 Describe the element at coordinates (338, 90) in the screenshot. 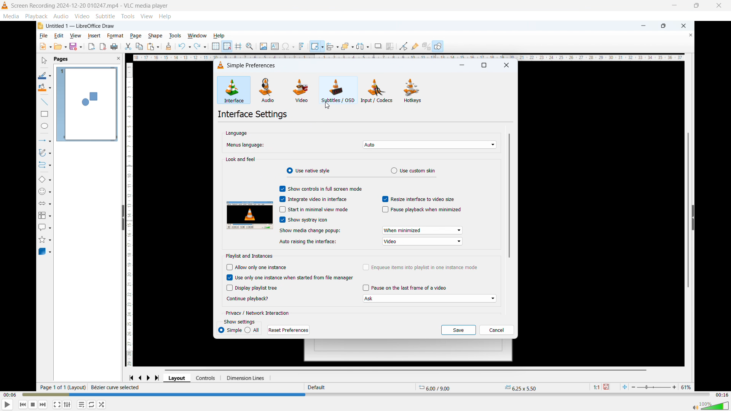

I see `Subtitles or OSD ` at that location.